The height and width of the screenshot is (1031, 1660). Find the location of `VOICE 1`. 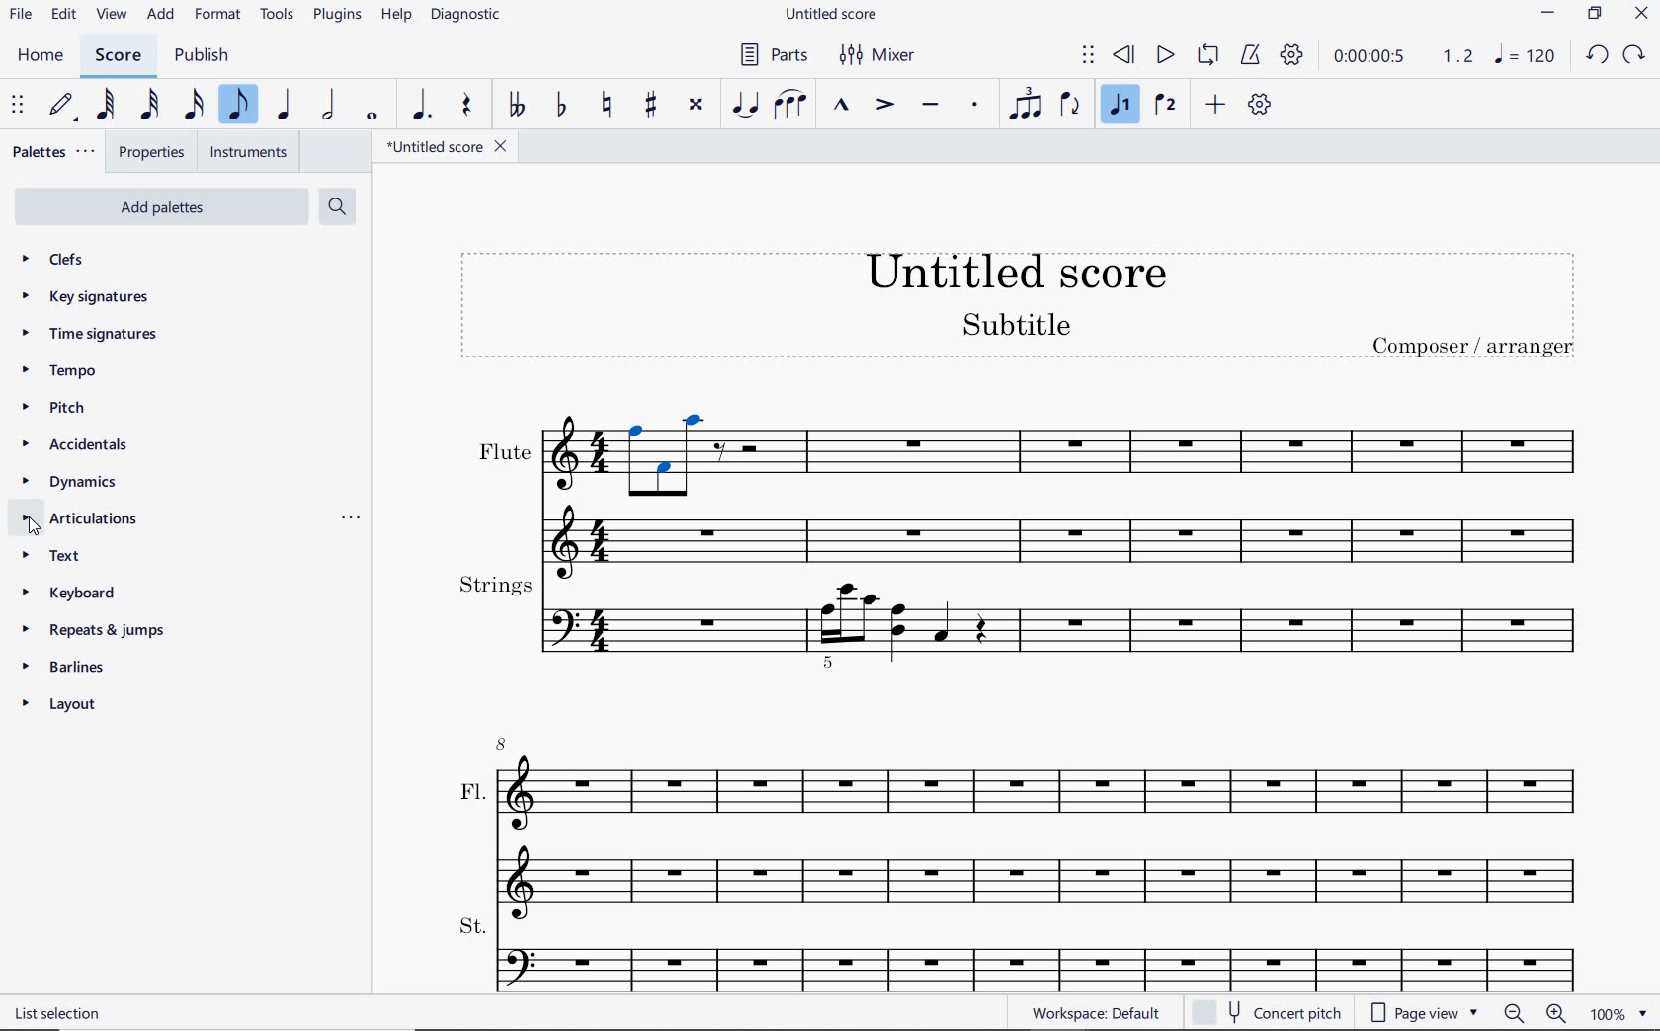

VOICE 1 is located at coordinates (1123, 107).